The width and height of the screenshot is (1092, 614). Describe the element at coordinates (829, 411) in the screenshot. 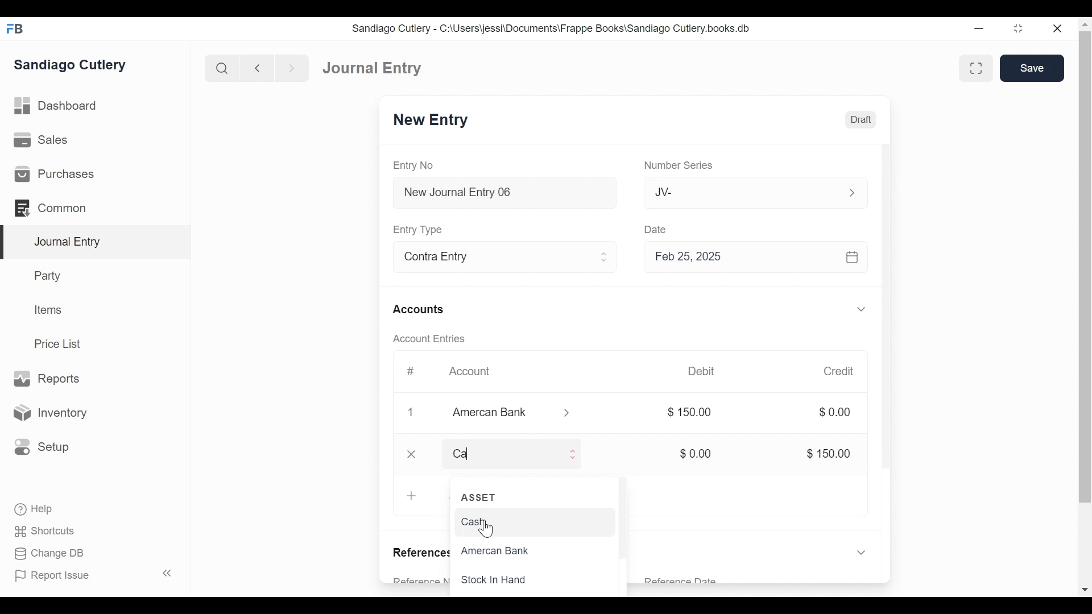

I see `$0.00` at that location.